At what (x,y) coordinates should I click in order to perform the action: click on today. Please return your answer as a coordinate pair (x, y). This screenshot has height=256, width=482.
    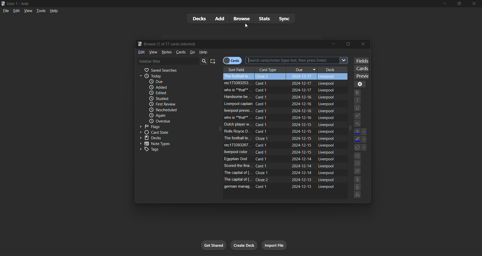
    Looking at the image, I should click on (175, 76).